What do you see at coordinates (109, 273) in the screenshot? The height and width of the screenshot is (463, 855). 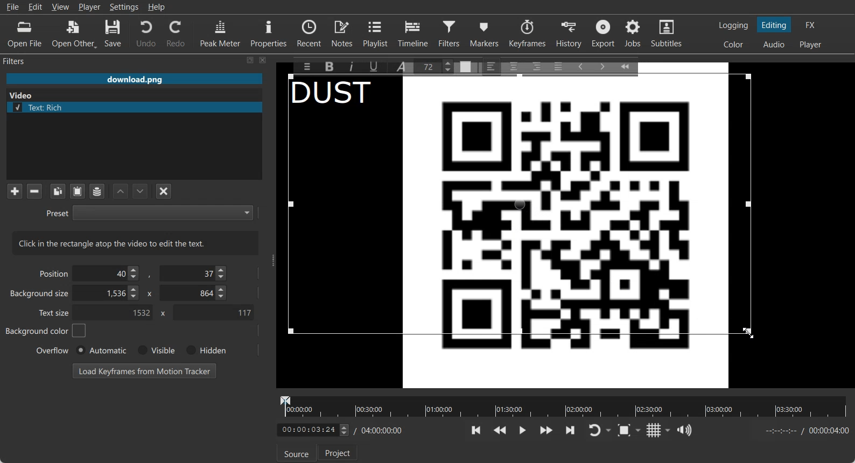 I see `Position Adjuster X- Coordinate` at bounding box center [109, 273].